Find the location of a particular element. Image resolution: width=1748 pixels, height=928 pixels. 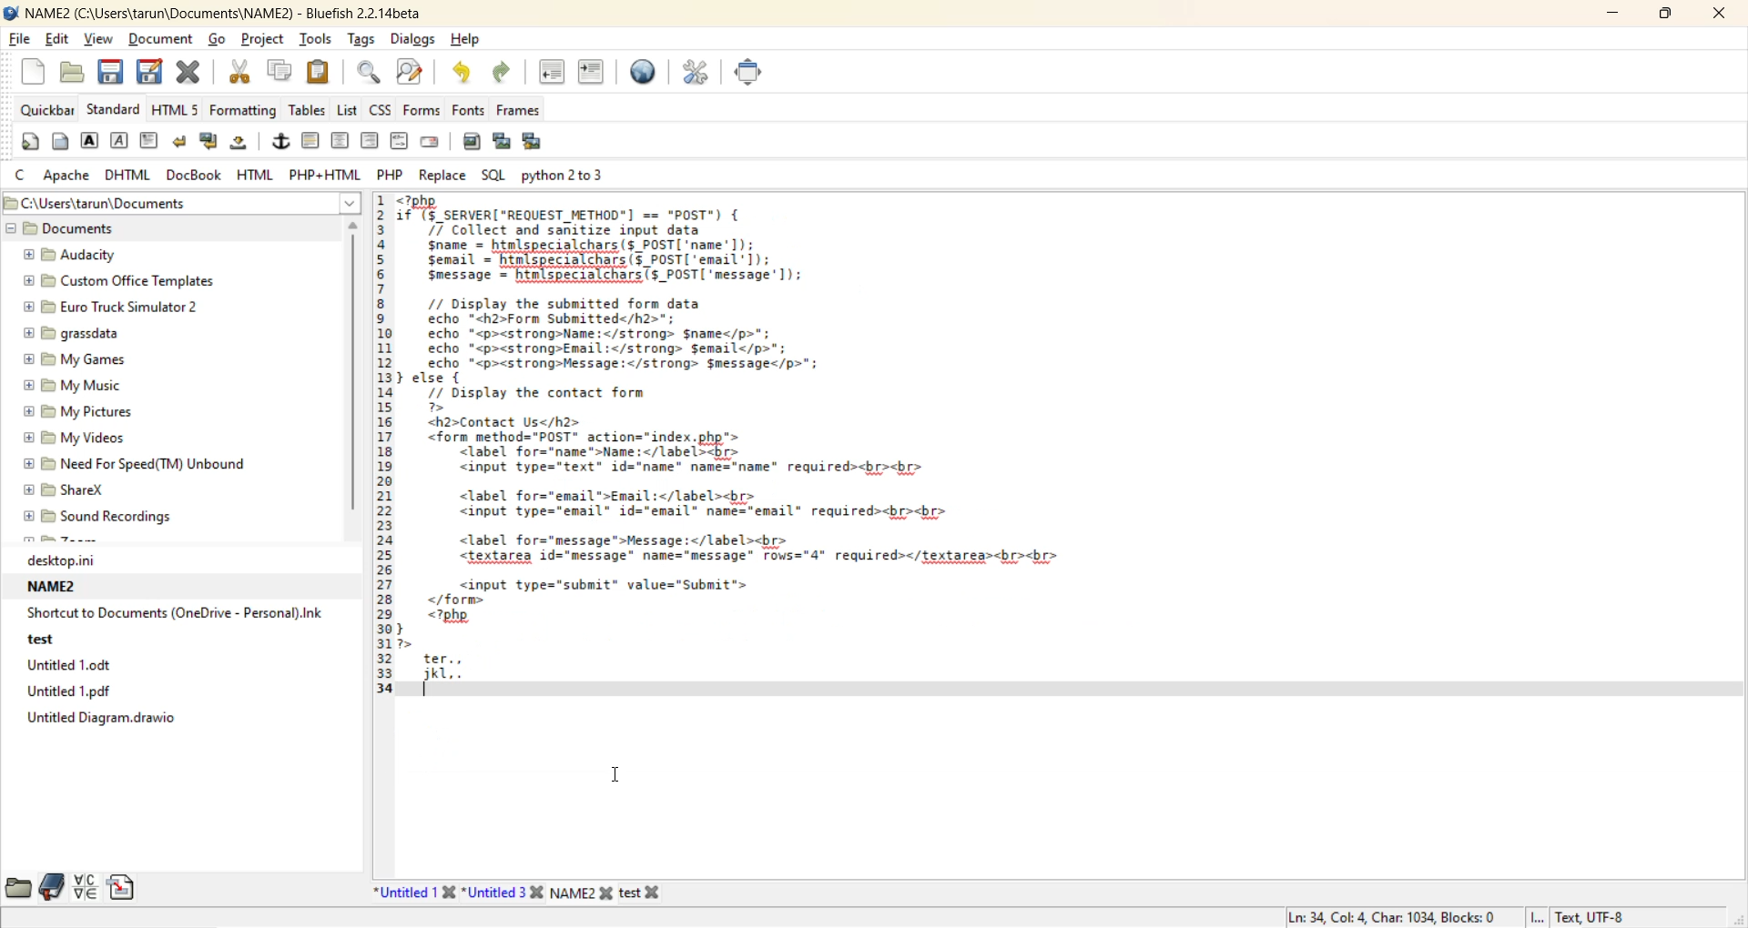

css is located at coordinates (382, 109).